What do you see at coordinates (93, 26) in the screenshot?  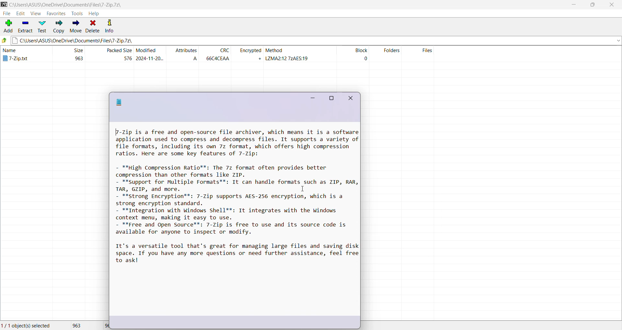 I see `Delete` at bounding box center [93, 26].